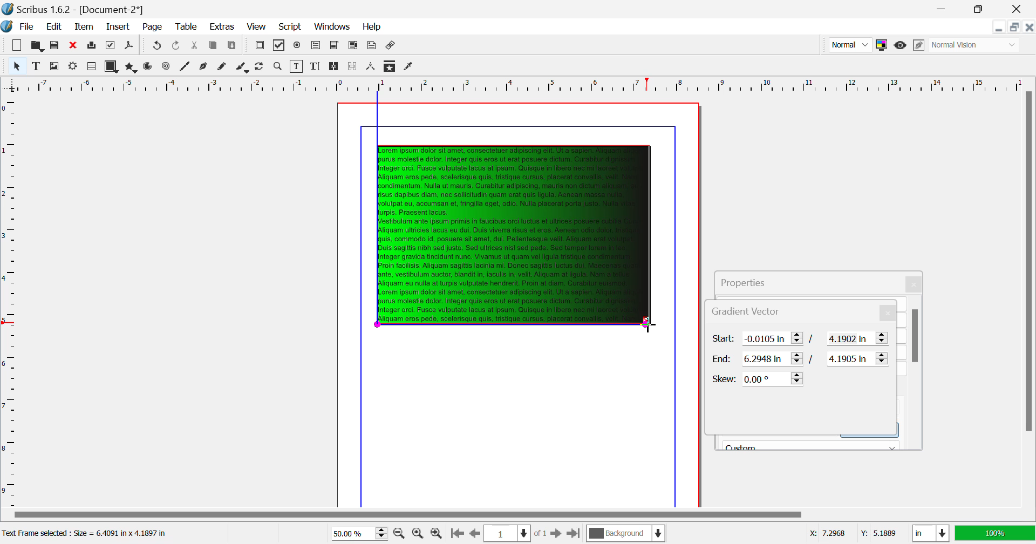 Image resolution: width=1036 pixels, height=544 pixels. I want to click on Link Annotation, so click(392, 46).